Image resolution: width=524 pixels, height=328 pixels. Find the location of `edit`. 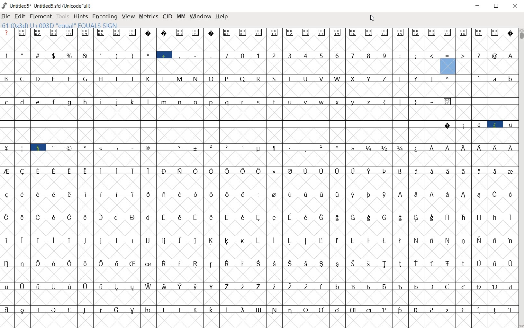

edit is located at coordinates (20, 16).